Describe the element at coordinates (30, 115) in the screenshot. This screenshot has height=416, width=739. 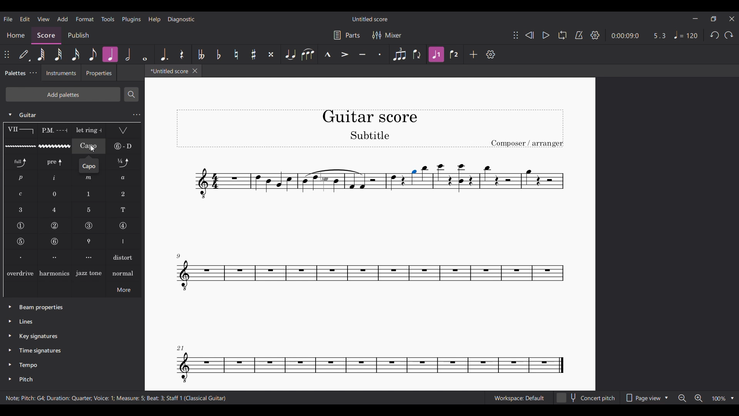
I see `Guitar` at that location.